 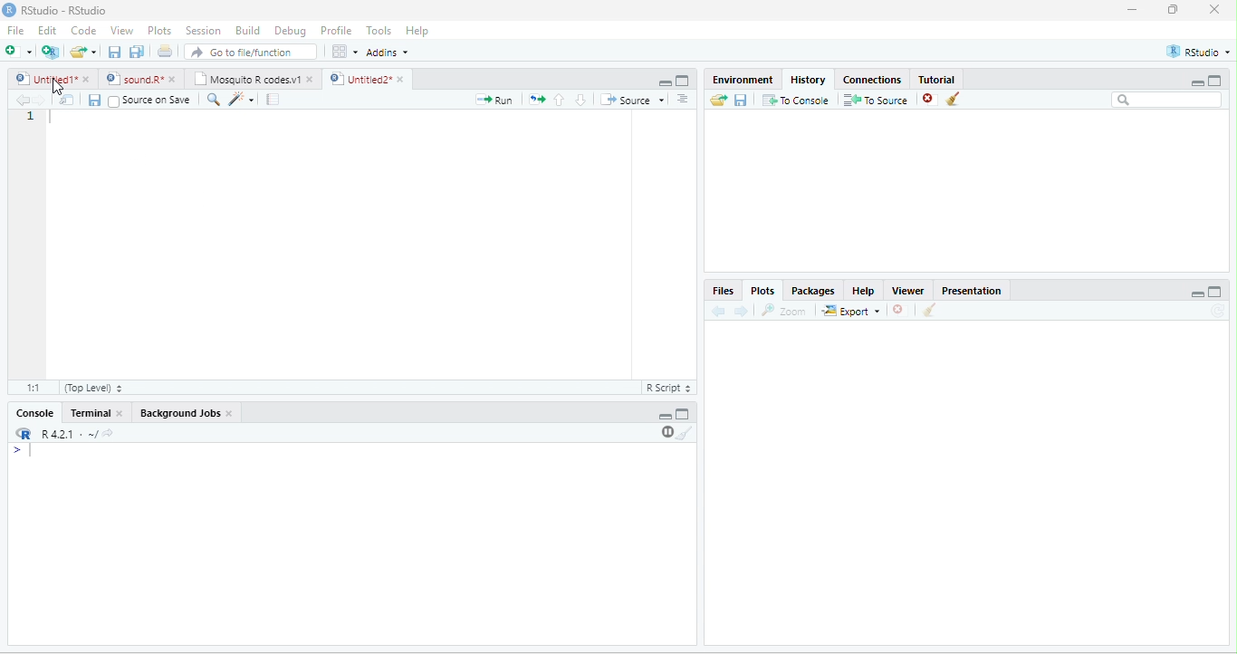 I want to click on search, so click(x=212, y=100).